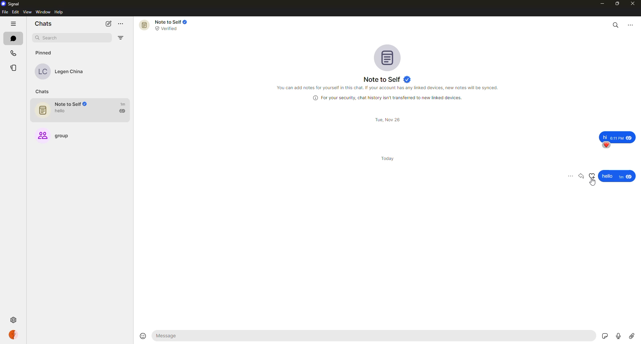 The image size is (641, 344). I want to click on group, so click(57, 133).